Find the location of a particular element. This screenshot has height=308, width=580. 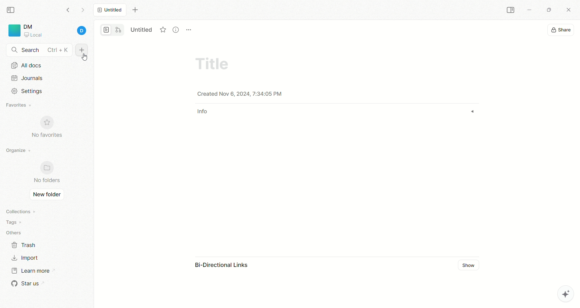

favorites is located at coordinates (163, 29).